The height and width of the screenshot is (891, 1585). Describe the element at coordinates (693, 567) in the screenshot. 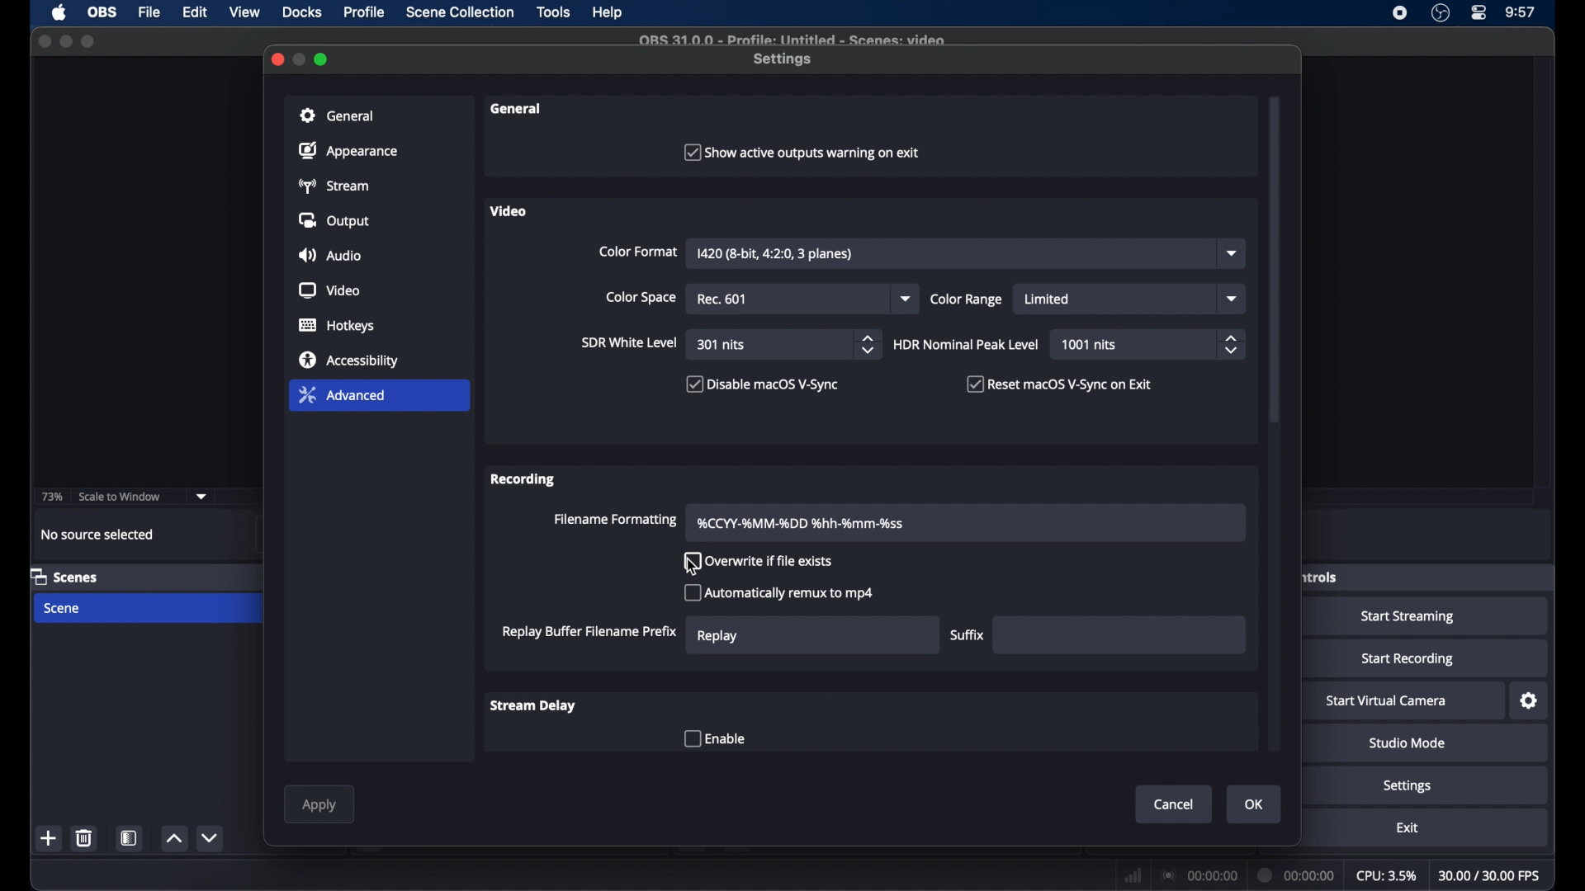

I see `cursor` at that location.